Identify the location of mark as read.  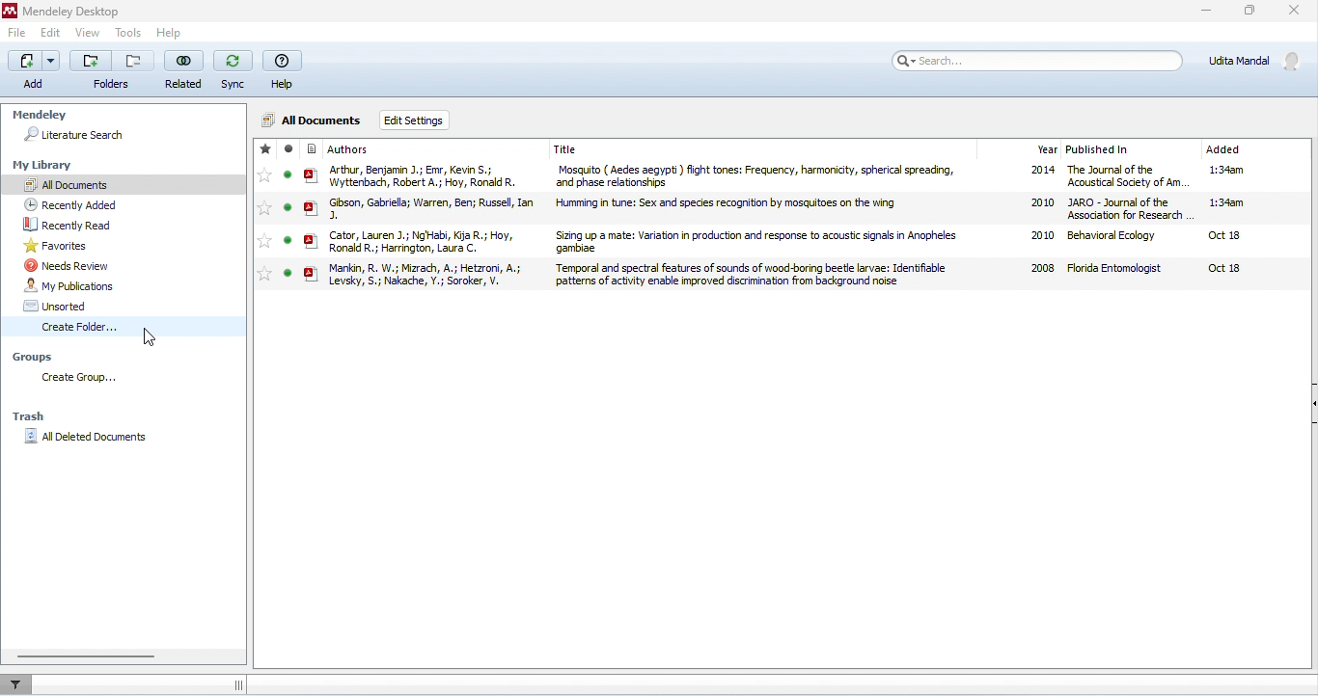
(288, 240).